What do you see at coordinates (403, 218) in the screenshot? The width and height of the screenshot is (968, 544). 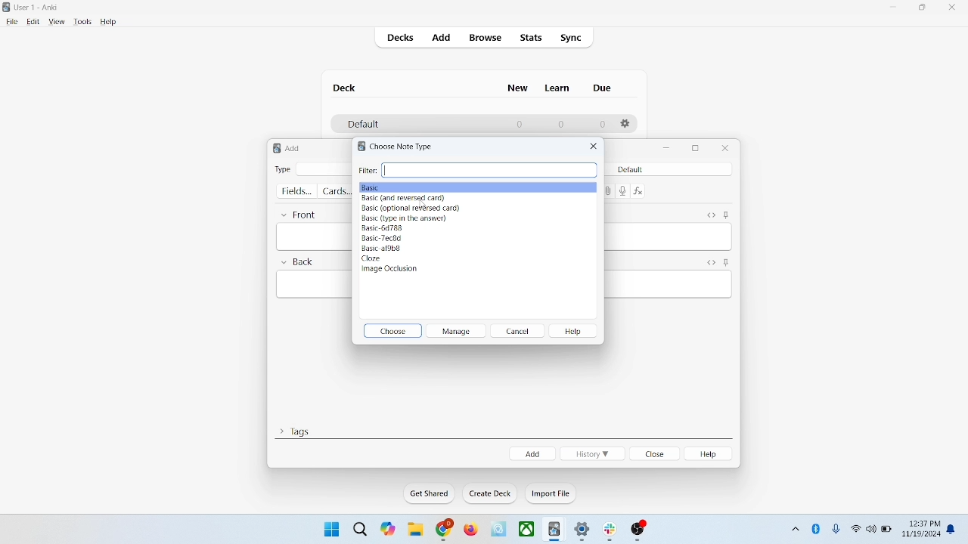 I see `Basic (type in the answer)` at bounding box center [403, 218].